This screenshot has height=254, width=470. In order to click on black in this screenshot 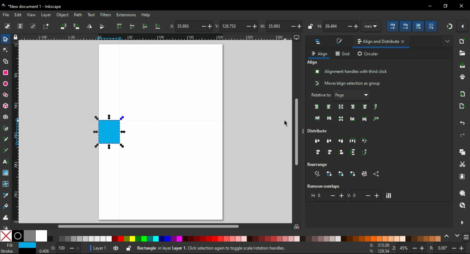, I will do `click(18, 236)`.